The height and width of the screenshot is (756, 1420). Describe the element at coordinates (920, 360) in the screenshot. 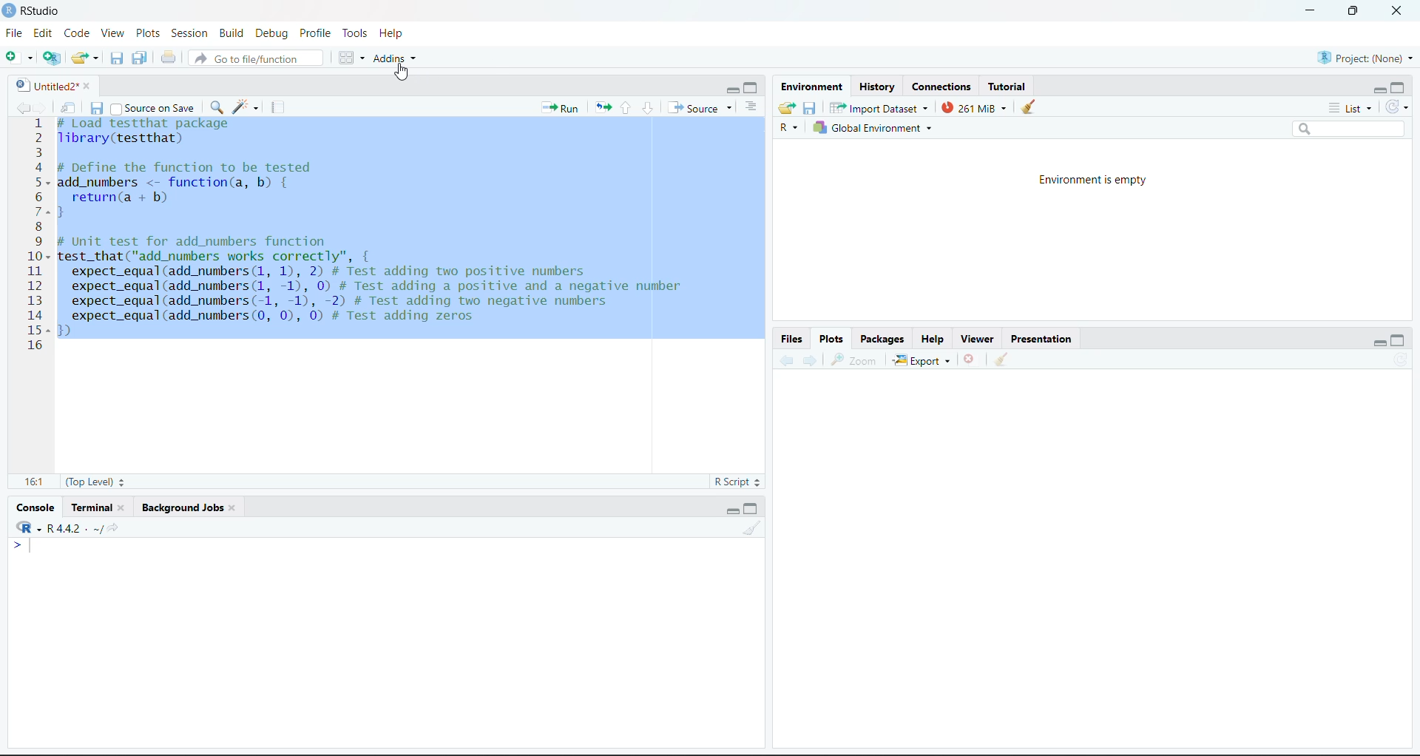

I see `Export` at that location.